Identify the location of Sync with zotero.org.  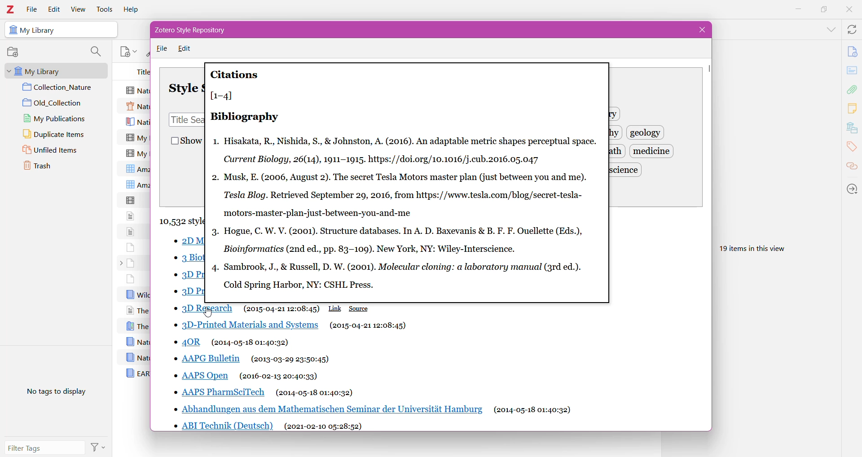
(851, 29).